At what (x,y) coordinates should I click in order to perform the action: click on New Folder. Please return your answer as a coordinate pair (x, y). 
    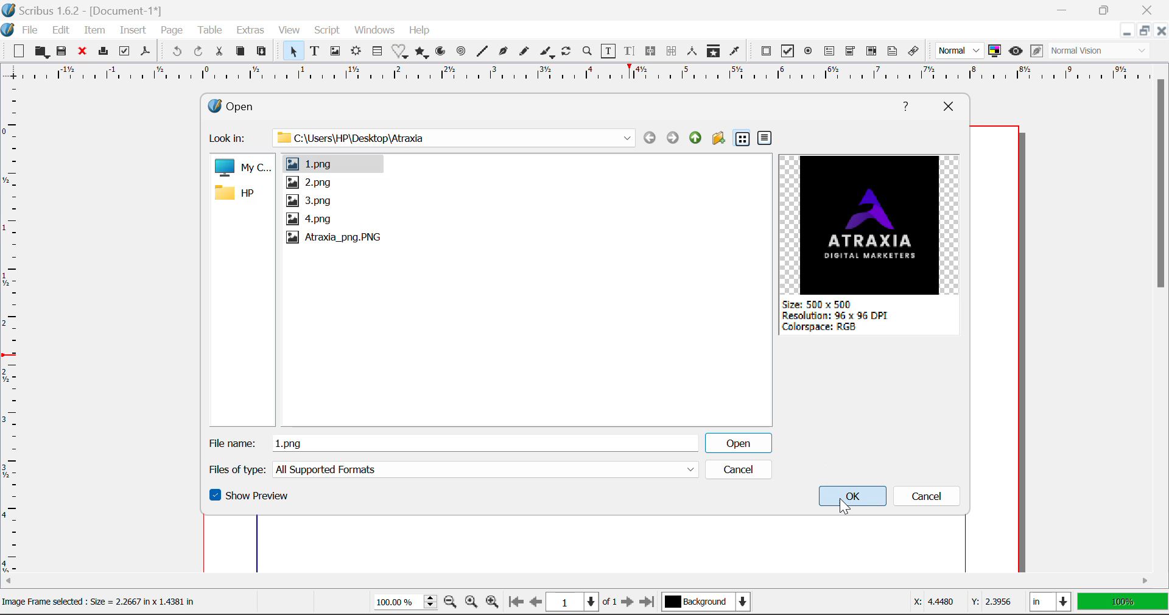
    Looking at the image, I should click on (718, 139).